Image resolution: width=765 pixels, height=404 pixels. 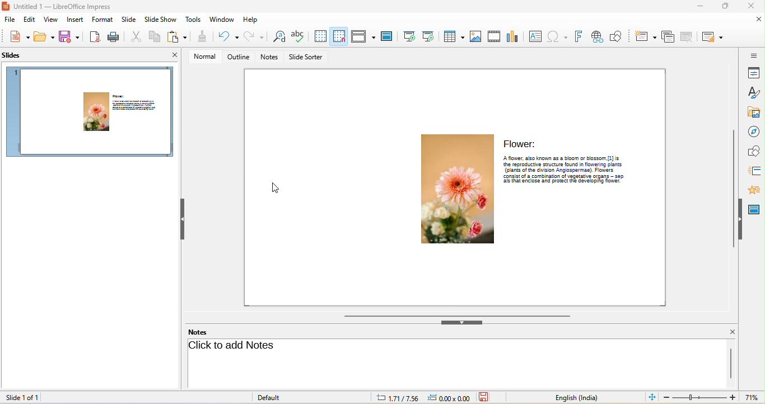 I want to click on view, so click(x=50, y=20).